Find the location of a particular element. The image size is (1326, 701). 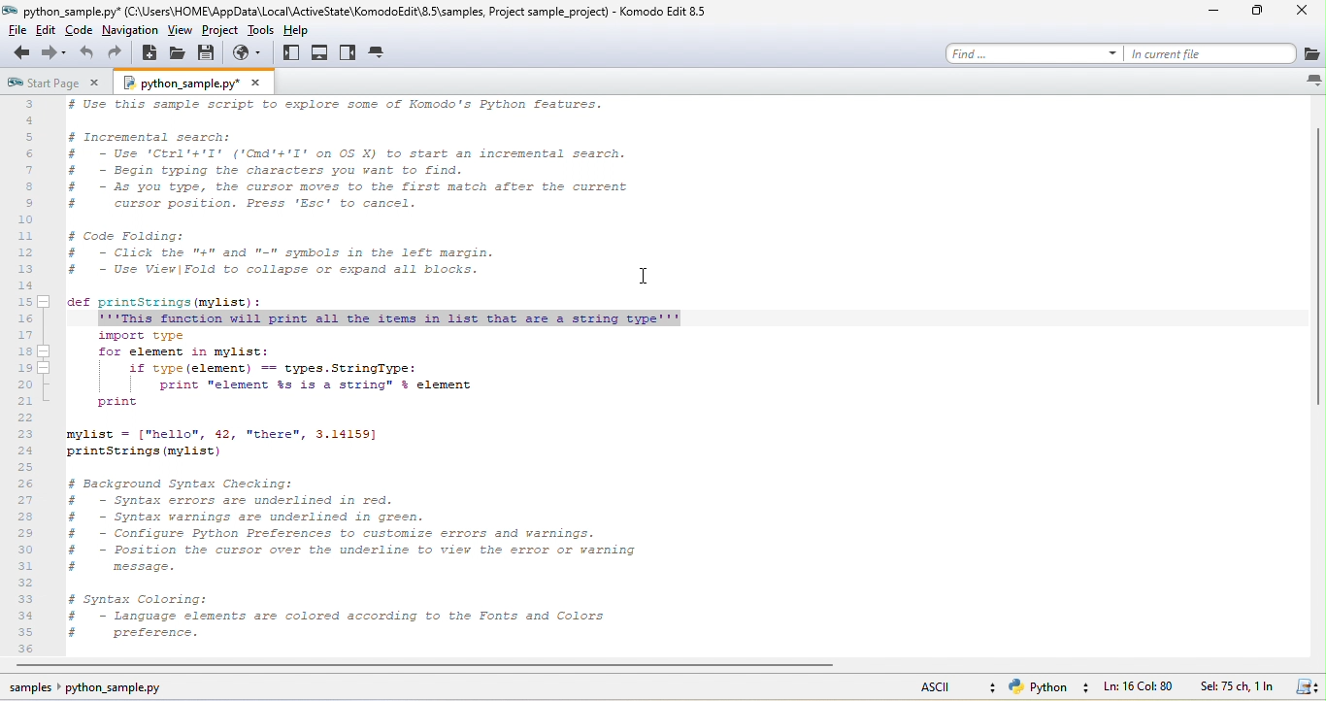

file is located at coordinates (17, 31).